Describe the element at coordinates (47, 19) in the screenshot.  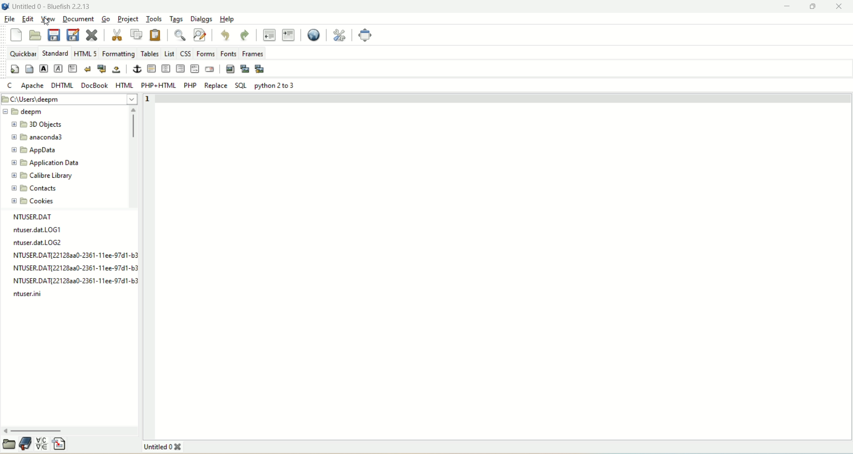
I see `view` at that location.